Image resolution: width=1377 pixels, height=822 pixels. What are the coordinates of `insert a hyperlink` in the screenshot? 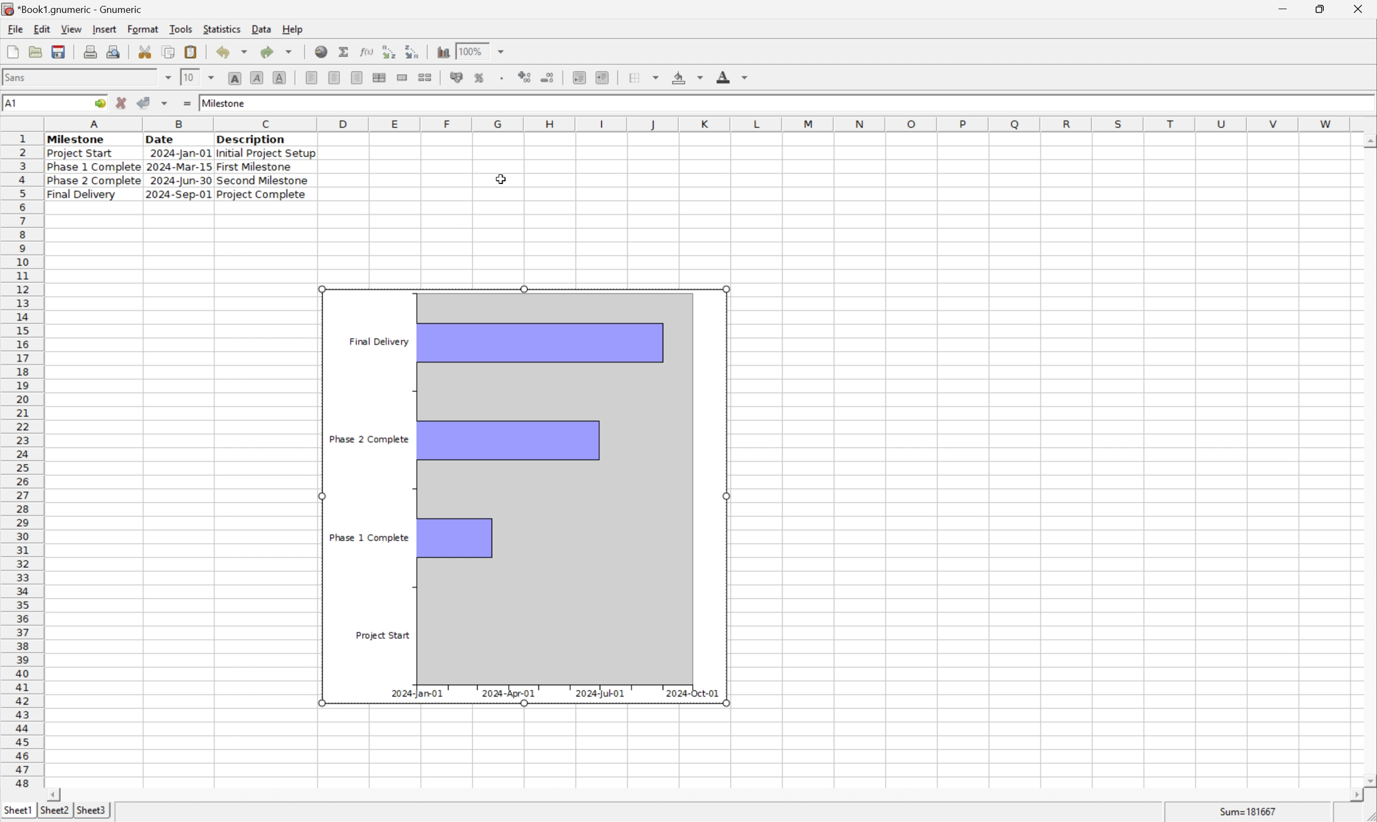 It's located at (322, 52).